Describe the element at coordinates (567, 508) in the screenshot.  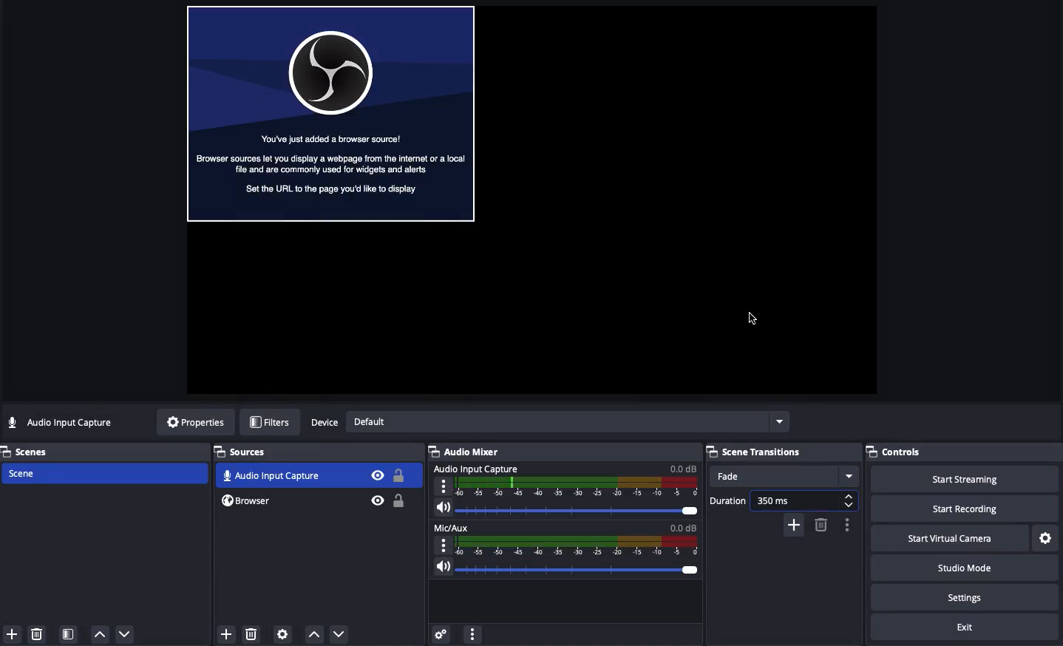
I see `Volume` at that location.